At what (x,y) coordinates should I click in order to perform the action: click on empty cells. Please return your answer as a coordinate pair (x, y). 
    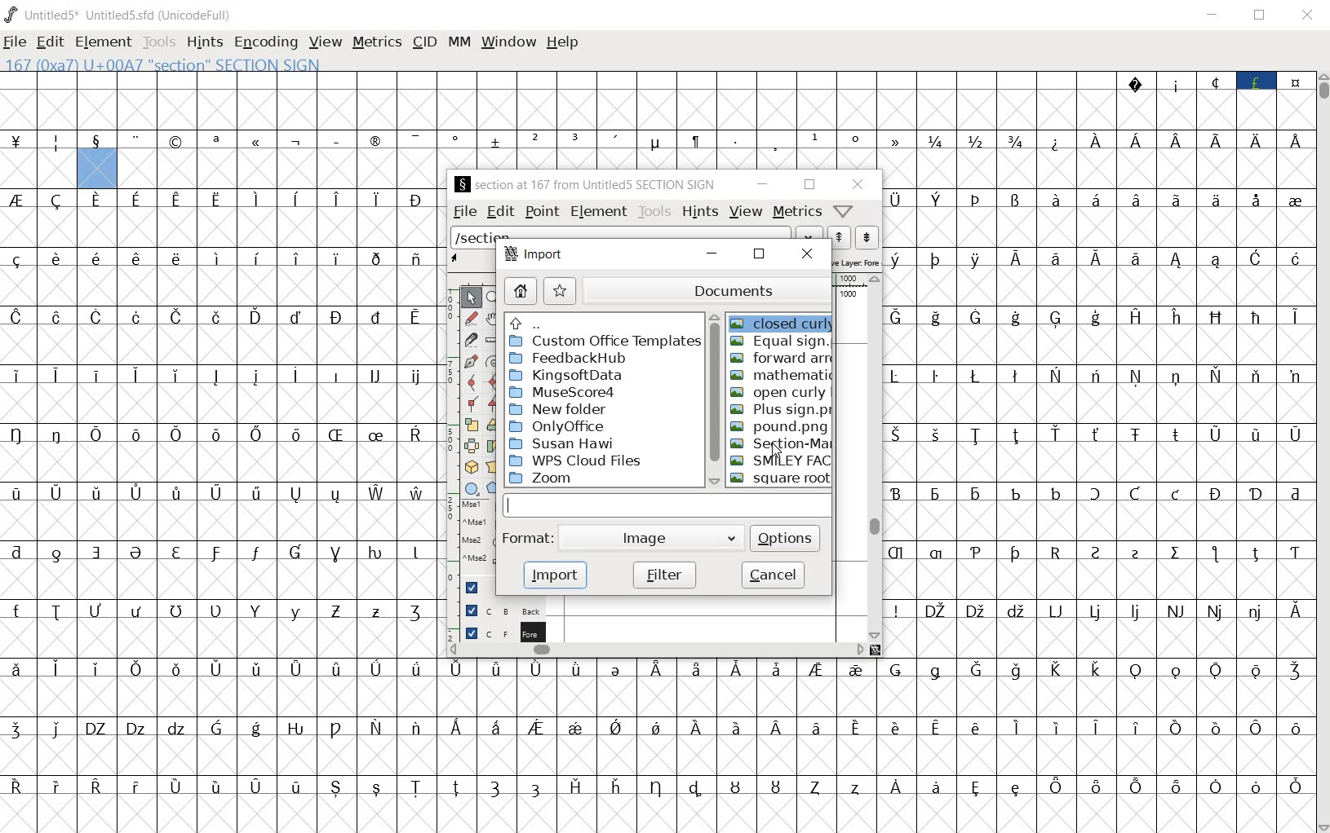
    Looking at the image, I should click on (220, 463).